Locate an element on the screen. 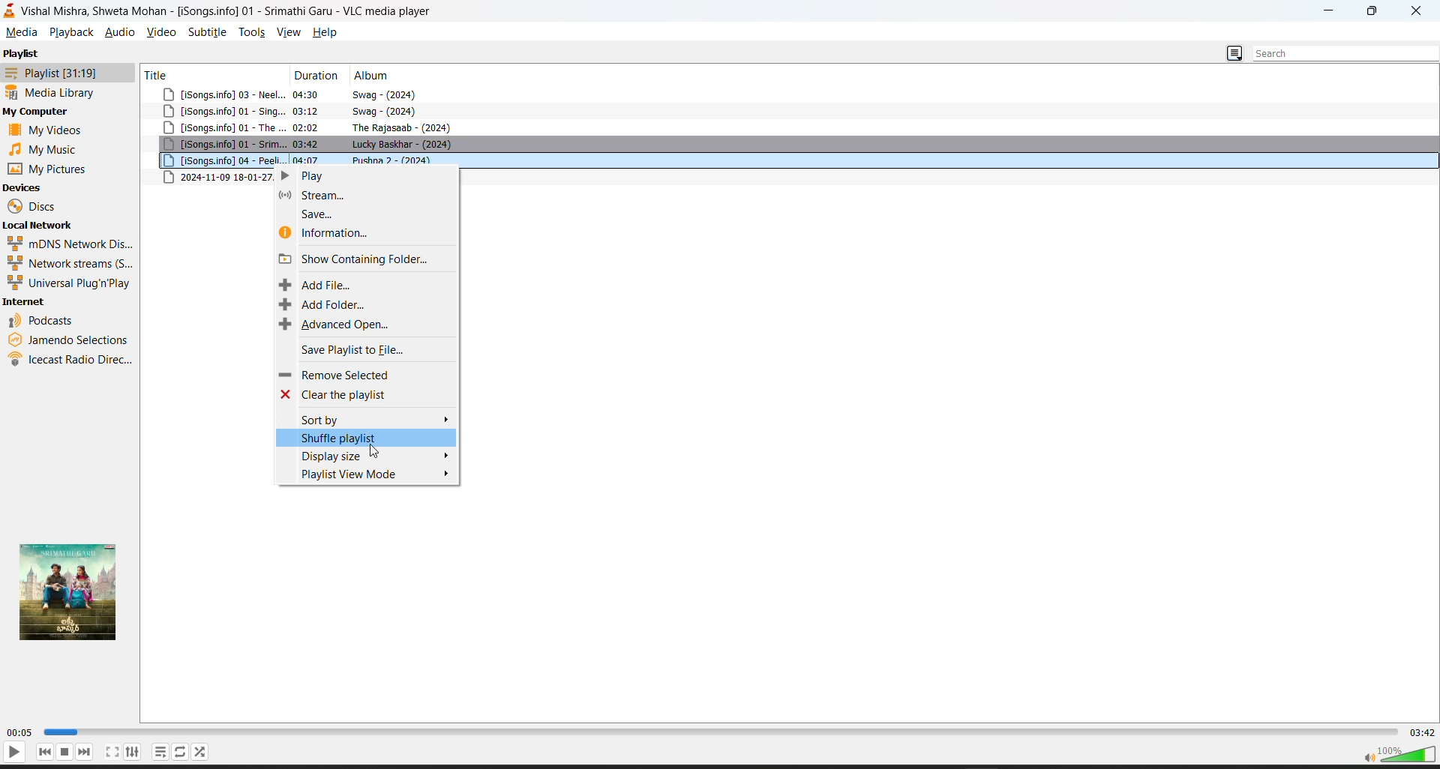  loop is located at coordinates (182, 753).